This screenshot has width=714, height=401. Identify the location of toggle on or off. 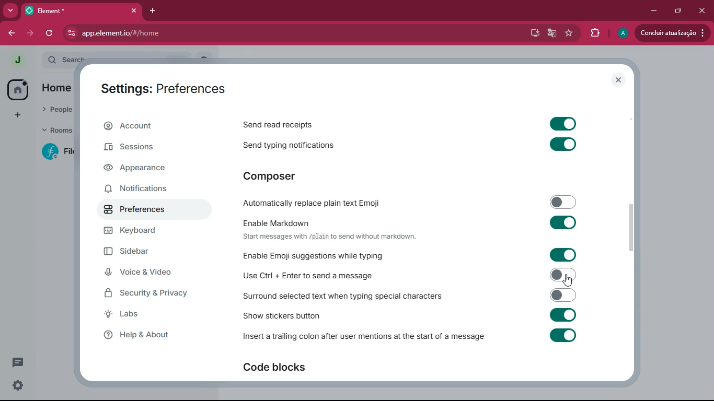
(560, 274).